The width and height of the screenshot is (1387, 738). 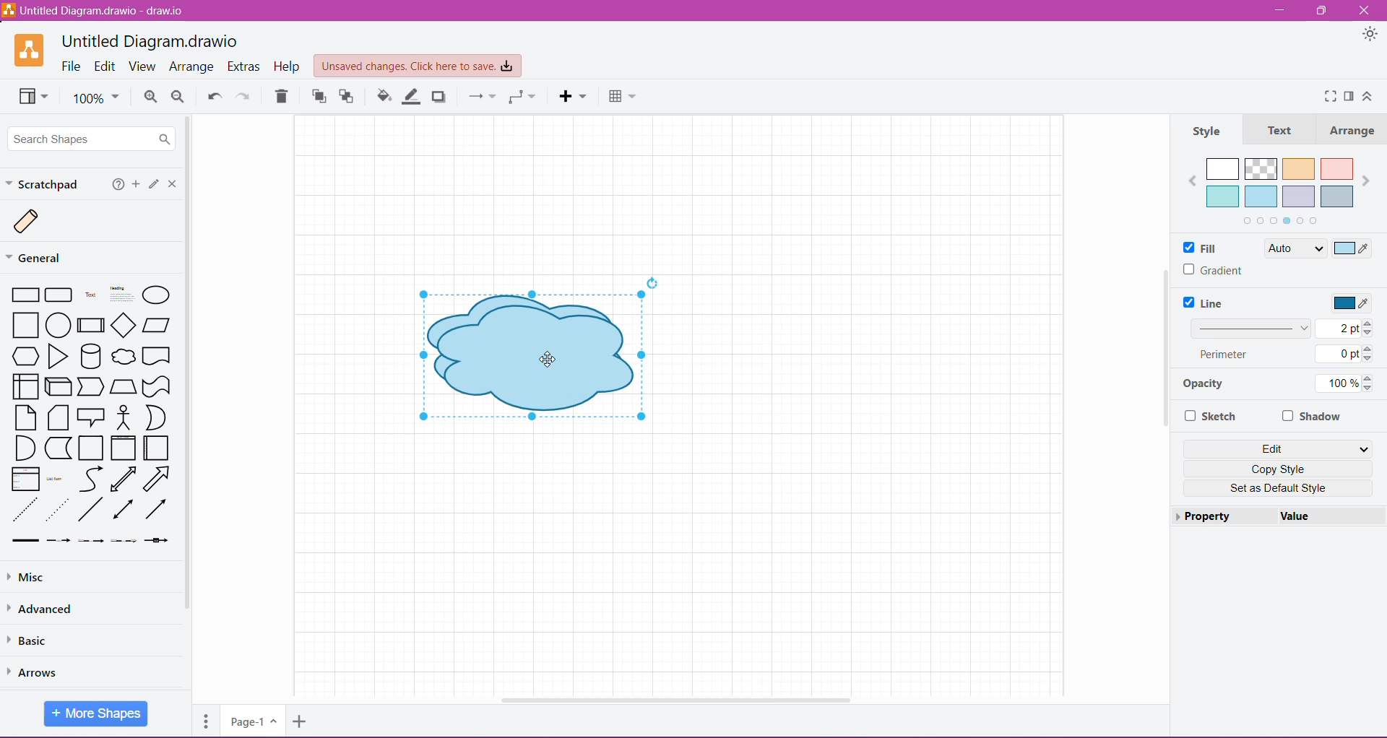 I want to click on Help, so click(x=118, y=186).